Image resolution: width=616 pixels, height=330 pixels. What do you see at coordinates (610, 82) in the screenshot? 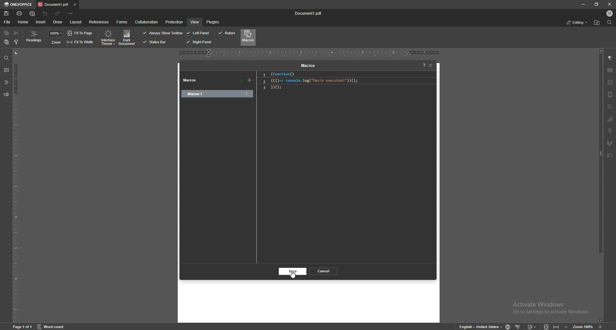
I see `image` at bounding box center [610, 82].